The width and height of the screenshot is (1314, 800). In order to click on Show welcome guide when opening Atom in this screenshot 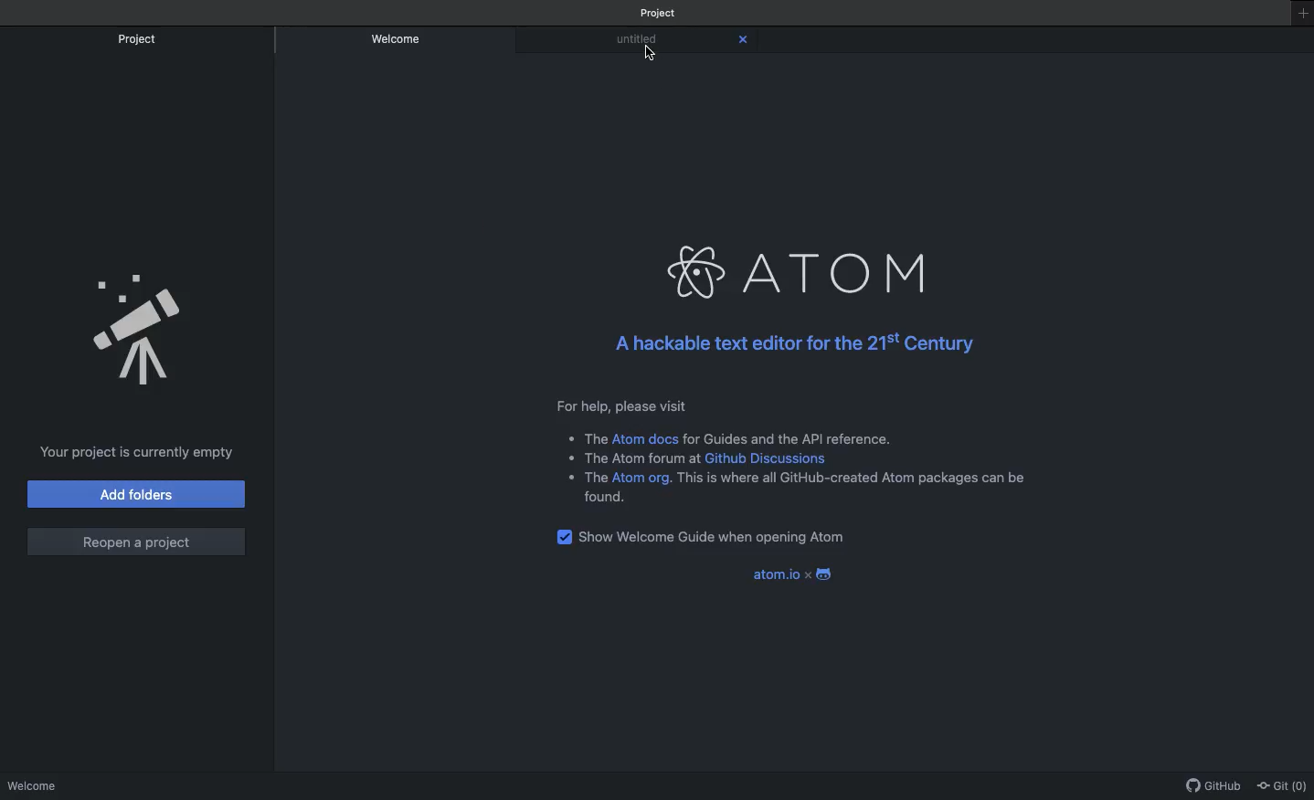, I will do `click(726, 534)`.